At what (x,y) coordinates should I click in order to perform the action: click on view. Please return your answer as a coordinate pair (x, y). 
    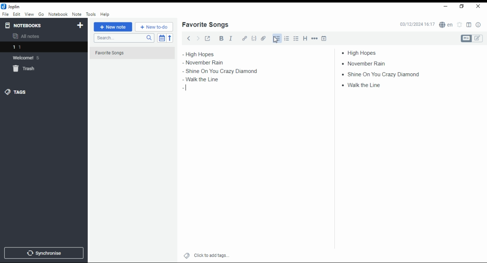
    Looking at the image, I should click on (29, 14).